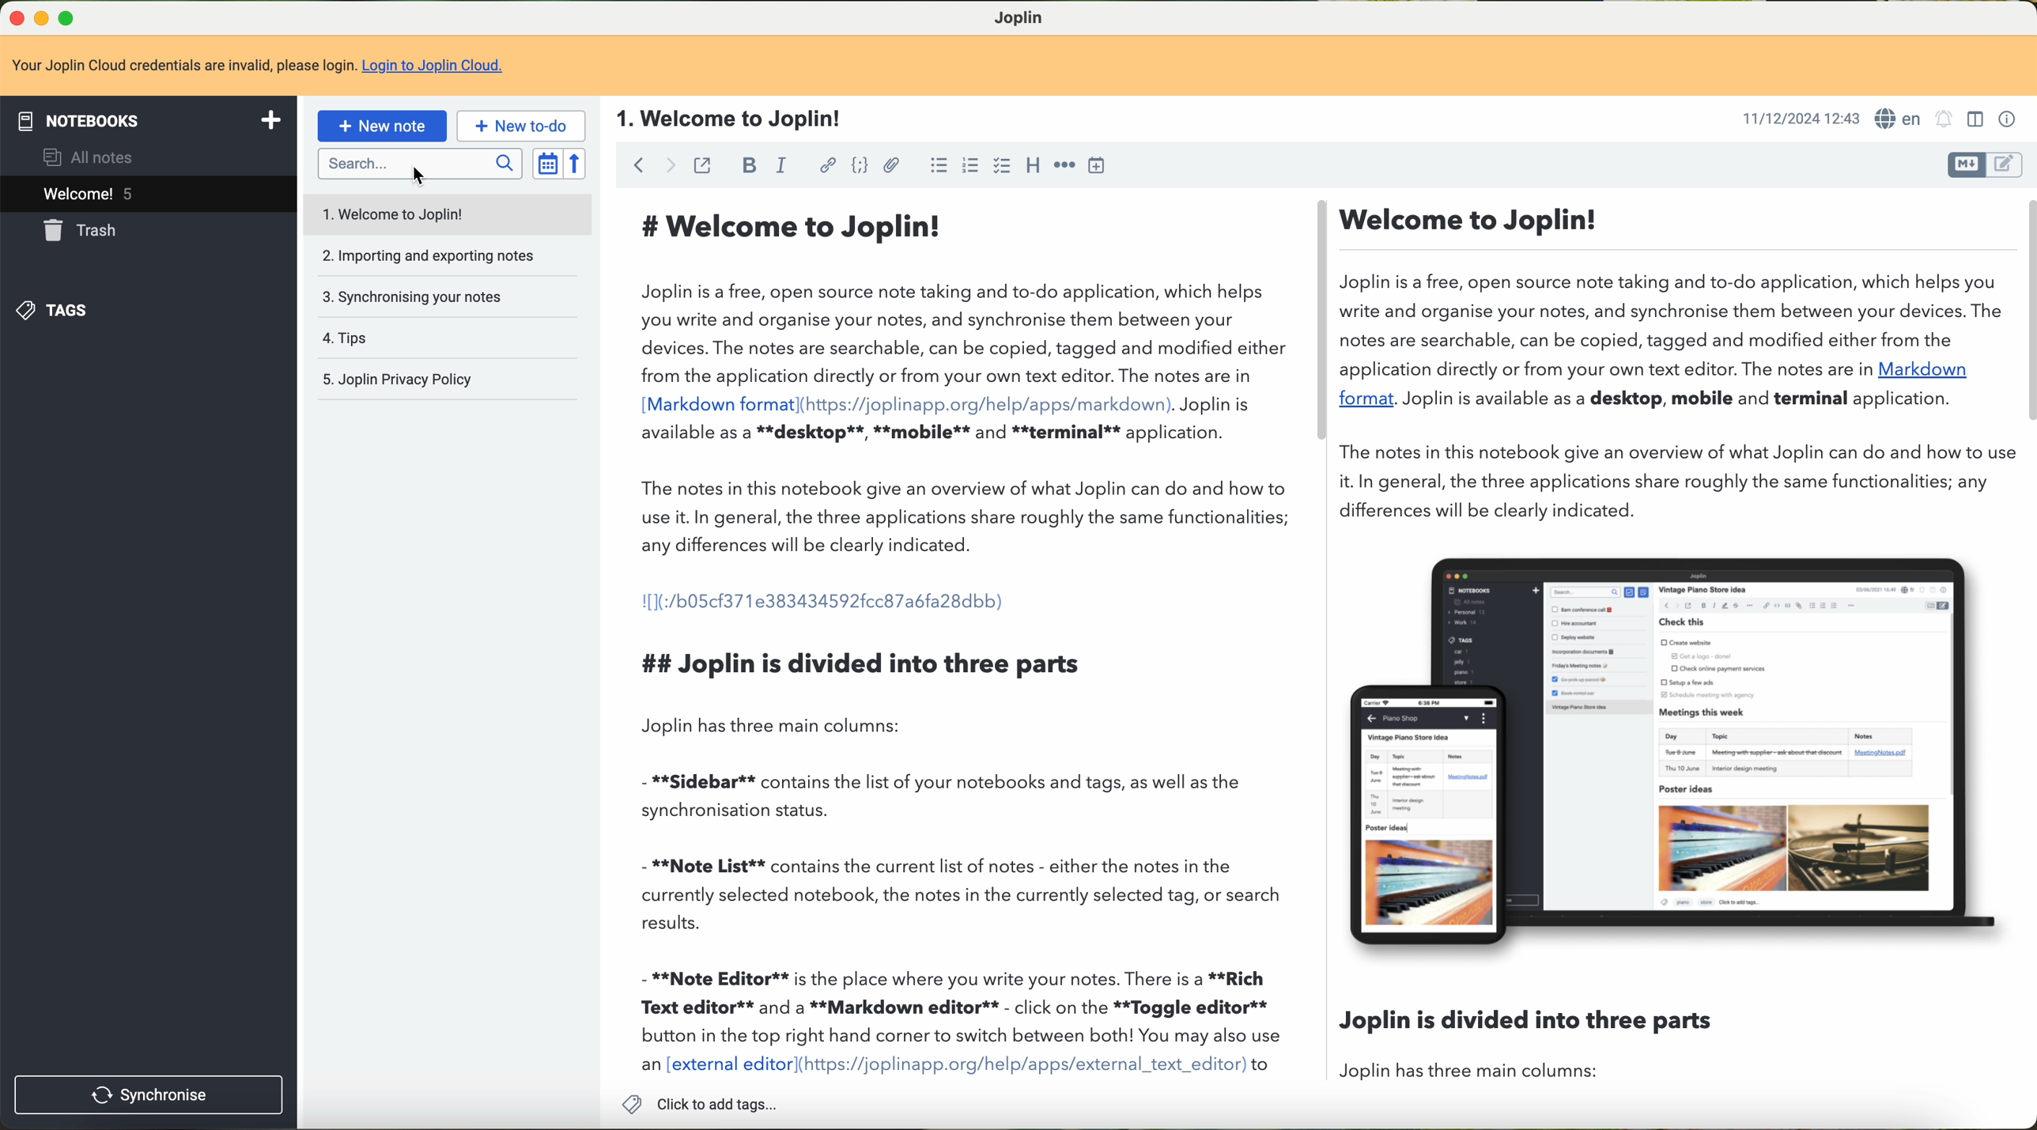 Image resolution: width=2037 pixels, height=1130 pixels. What do you see at coordinates (1975, 119) in the screenshot?
I see `toggle editor layout` at bounding box center [1975, 119].